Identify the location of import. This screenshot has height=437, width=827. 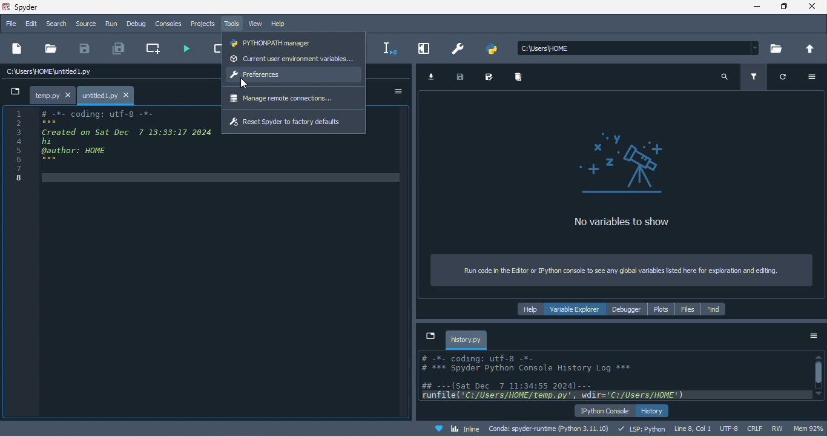
(434, 77).